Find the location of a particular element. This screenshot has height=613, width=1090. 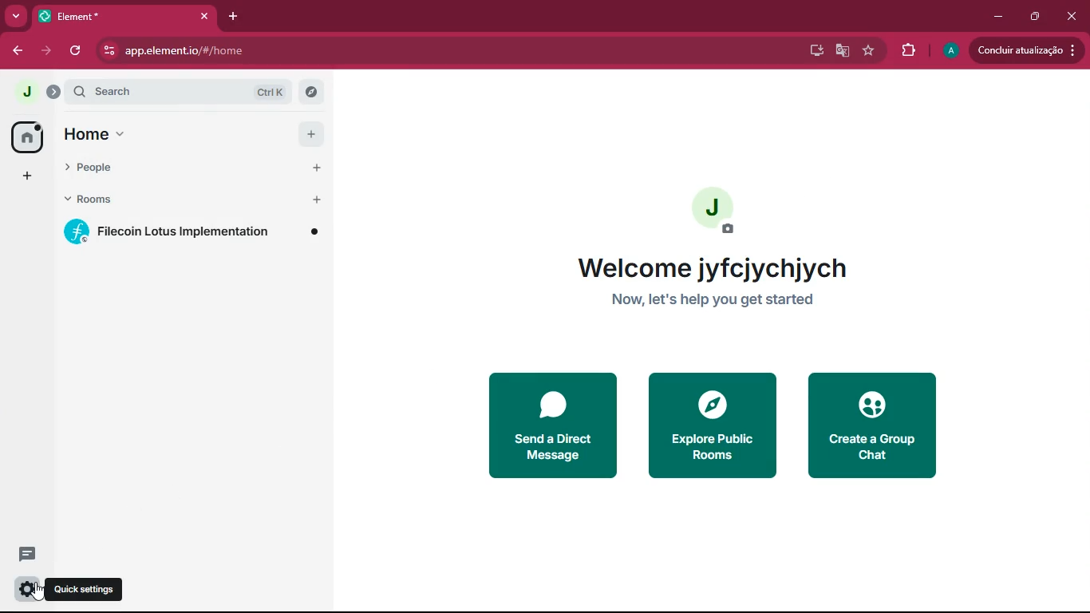

conversations is located at coordinates (25, 554).